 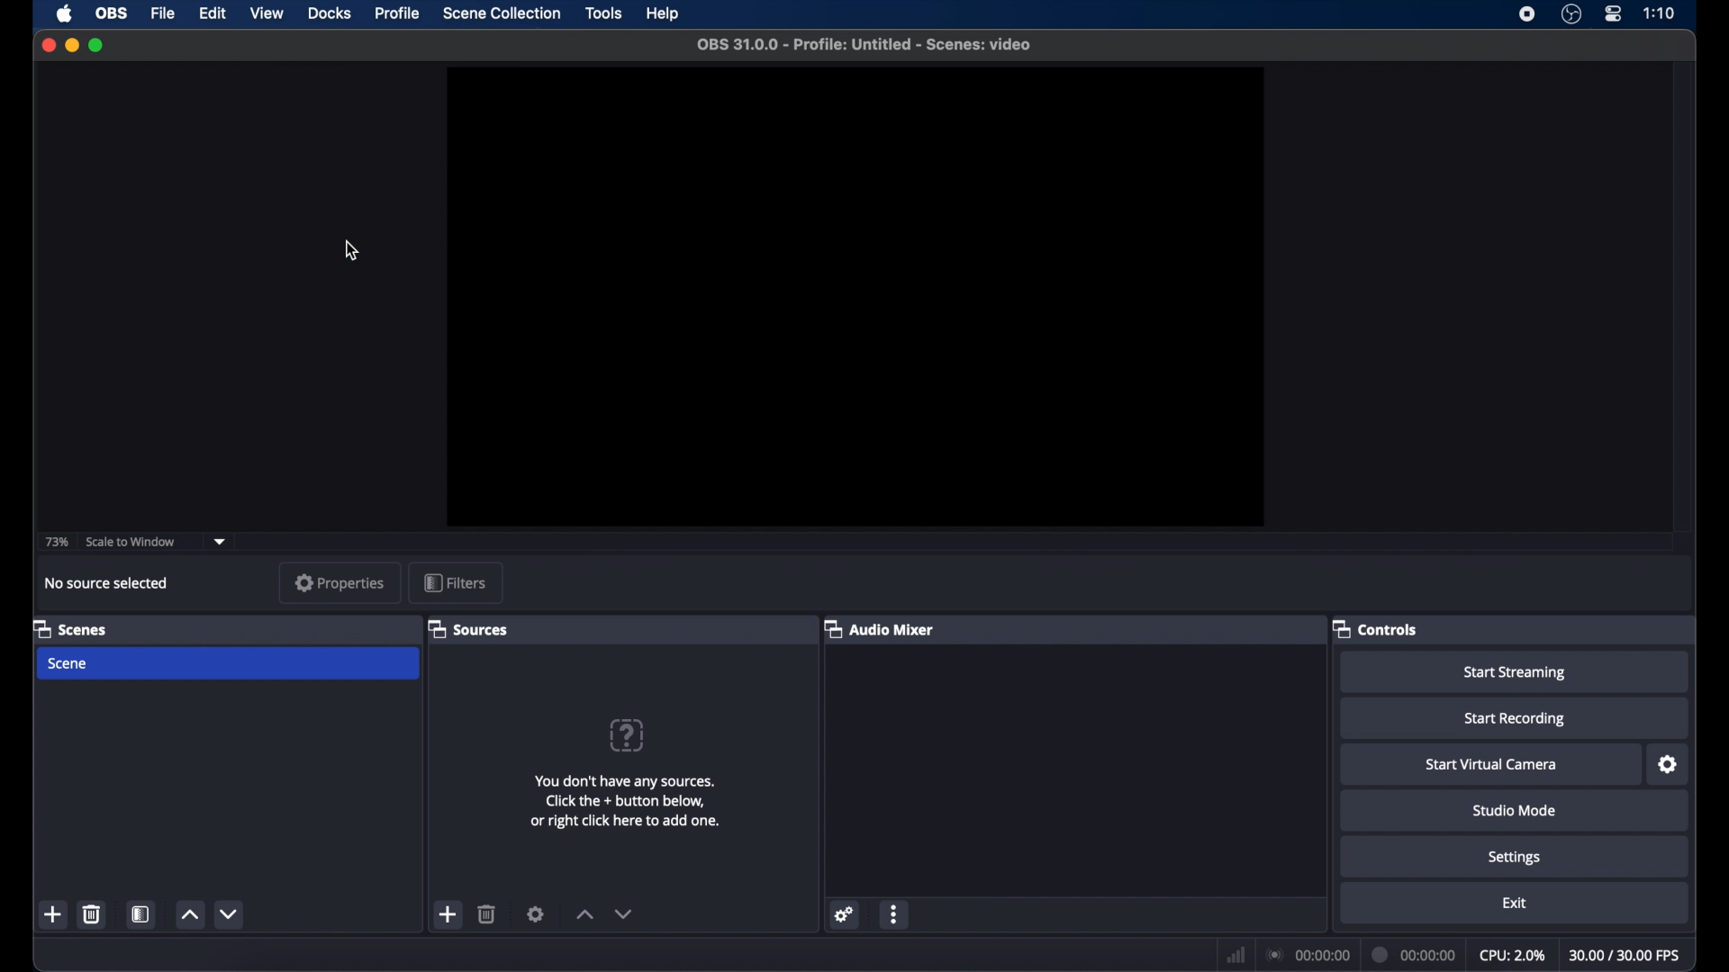 I want to click on settings, so click(x=1516, y=858).